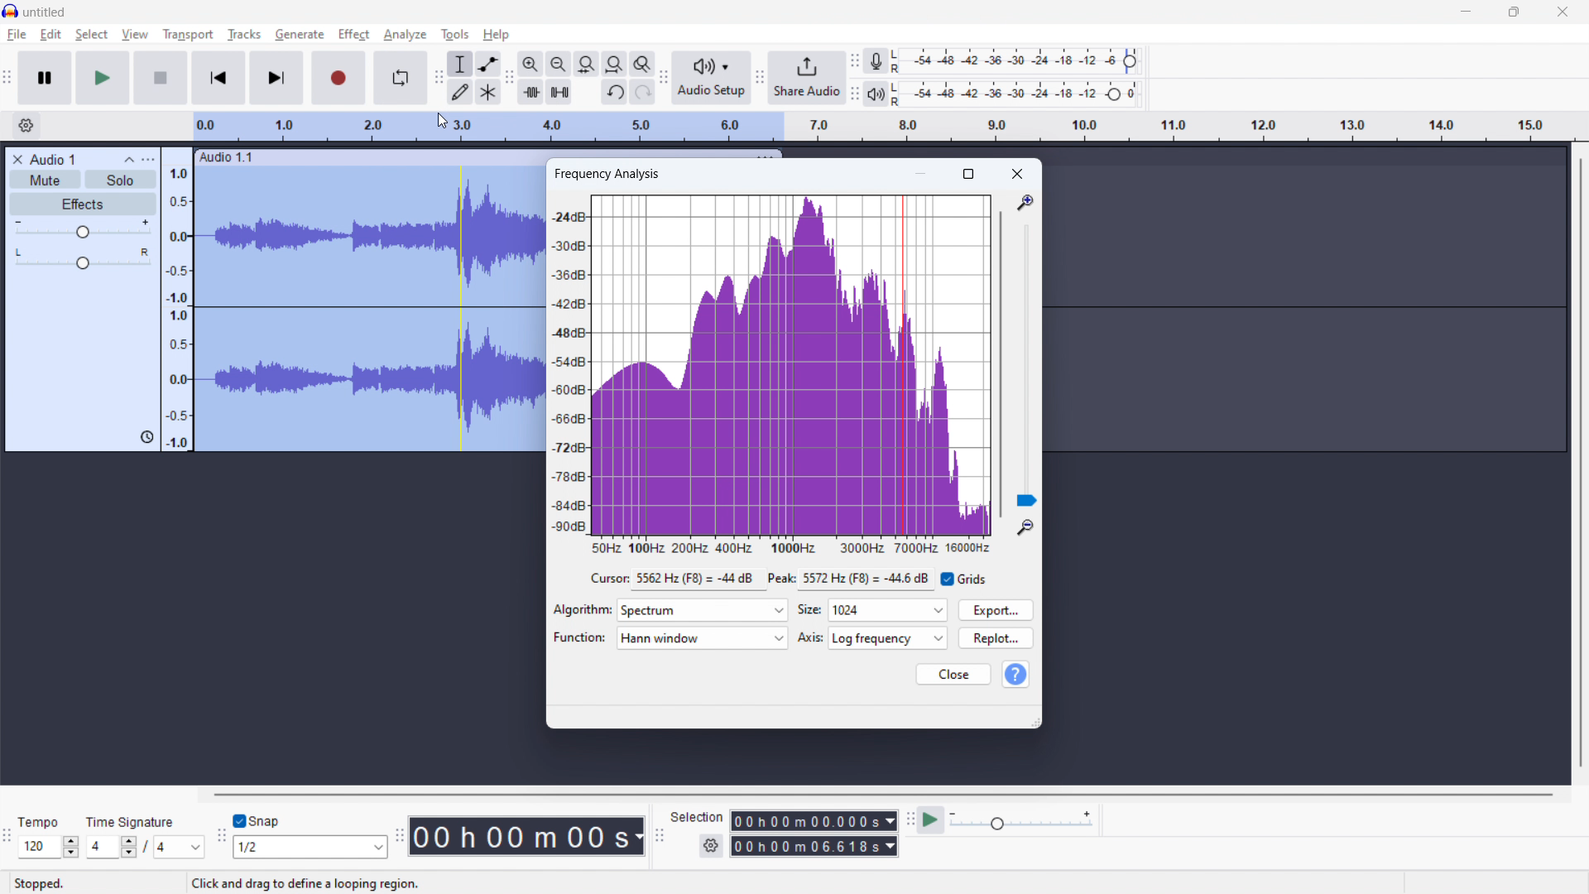 The image size is (1589, 894). What do you see at coordinates (855, 60) in the screenshot?
I see `recording meter toolbar` at bounding box center [855, 60].